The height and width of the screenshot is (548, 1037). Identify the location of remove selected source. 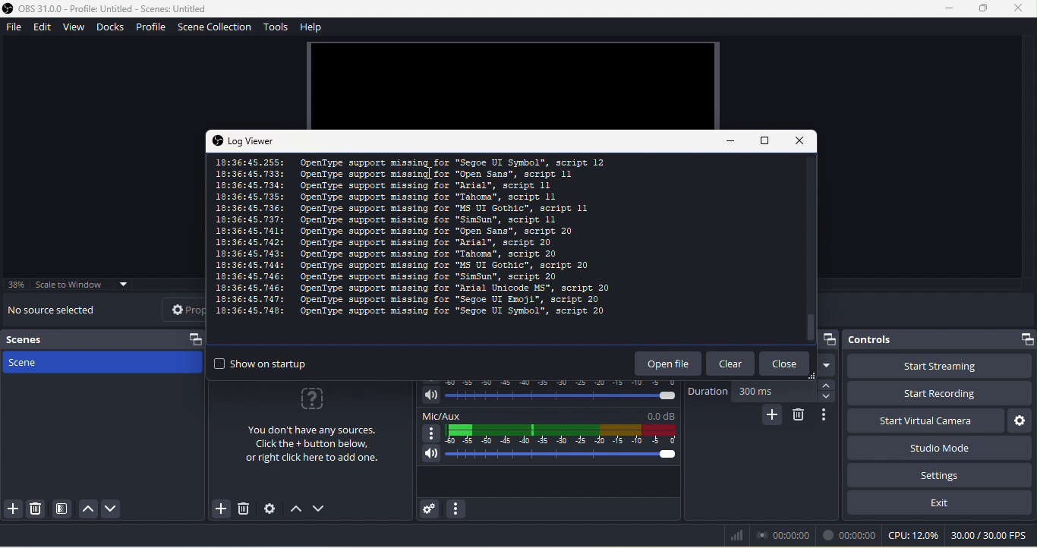
(244, 509).